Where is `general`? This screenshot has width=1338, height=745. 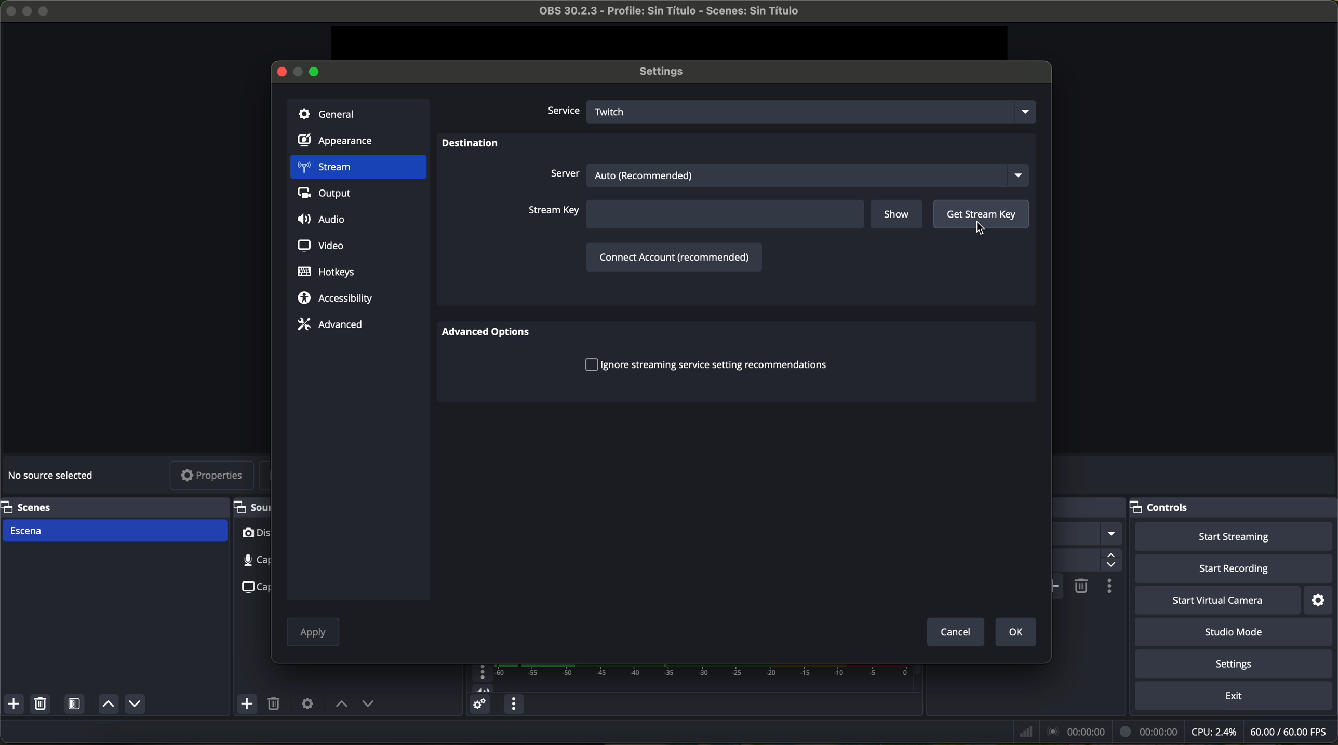 general is located at coordinates (358, 113).